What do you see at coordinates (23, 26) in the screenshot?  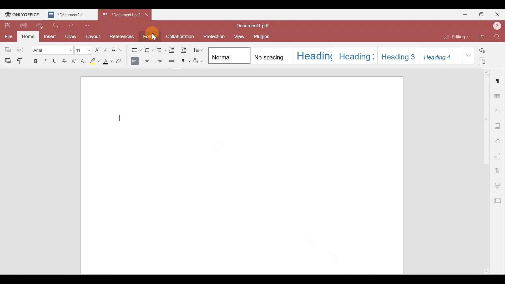 I see `Print file` at bounding box center [23, 26].